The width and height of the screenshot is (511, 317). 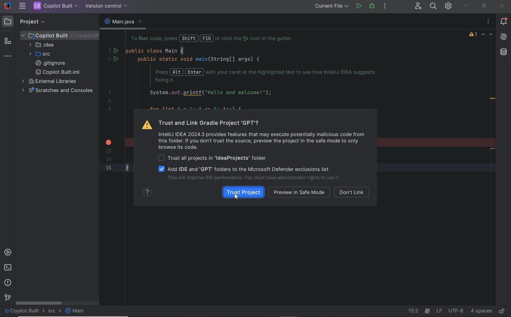 What do you see at coordinates (109, 151) in the screenshot?
I see `13` at bounding box center [109, 151].